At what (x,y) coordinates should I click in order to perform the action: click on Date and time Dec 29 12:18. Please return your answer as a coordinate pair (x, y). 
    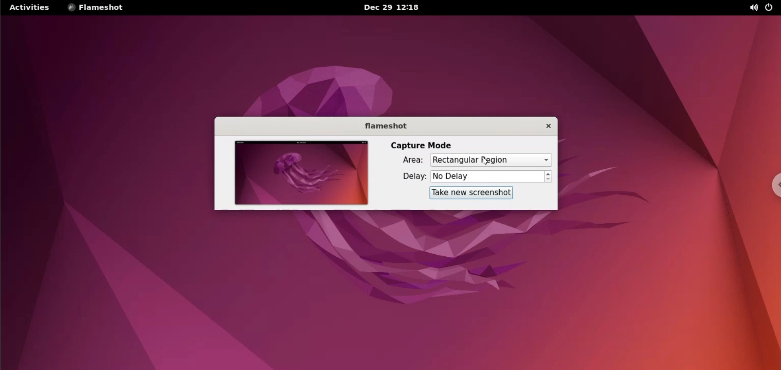
    Looking at the image, I should click on (393, 8).